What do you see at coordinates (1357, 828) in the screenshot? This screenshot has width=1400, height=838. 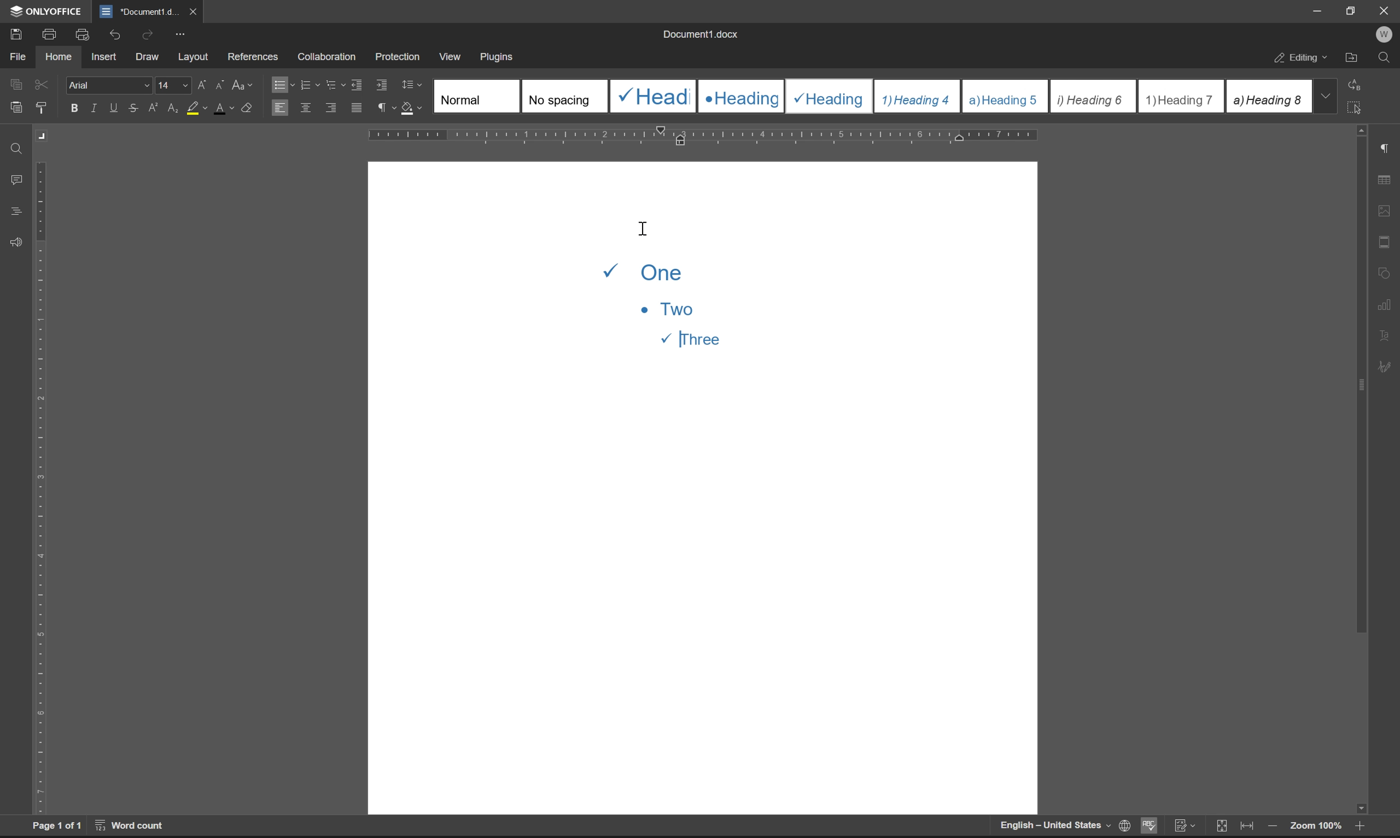 I see `zoom in` at bounding box center [1357, 828].